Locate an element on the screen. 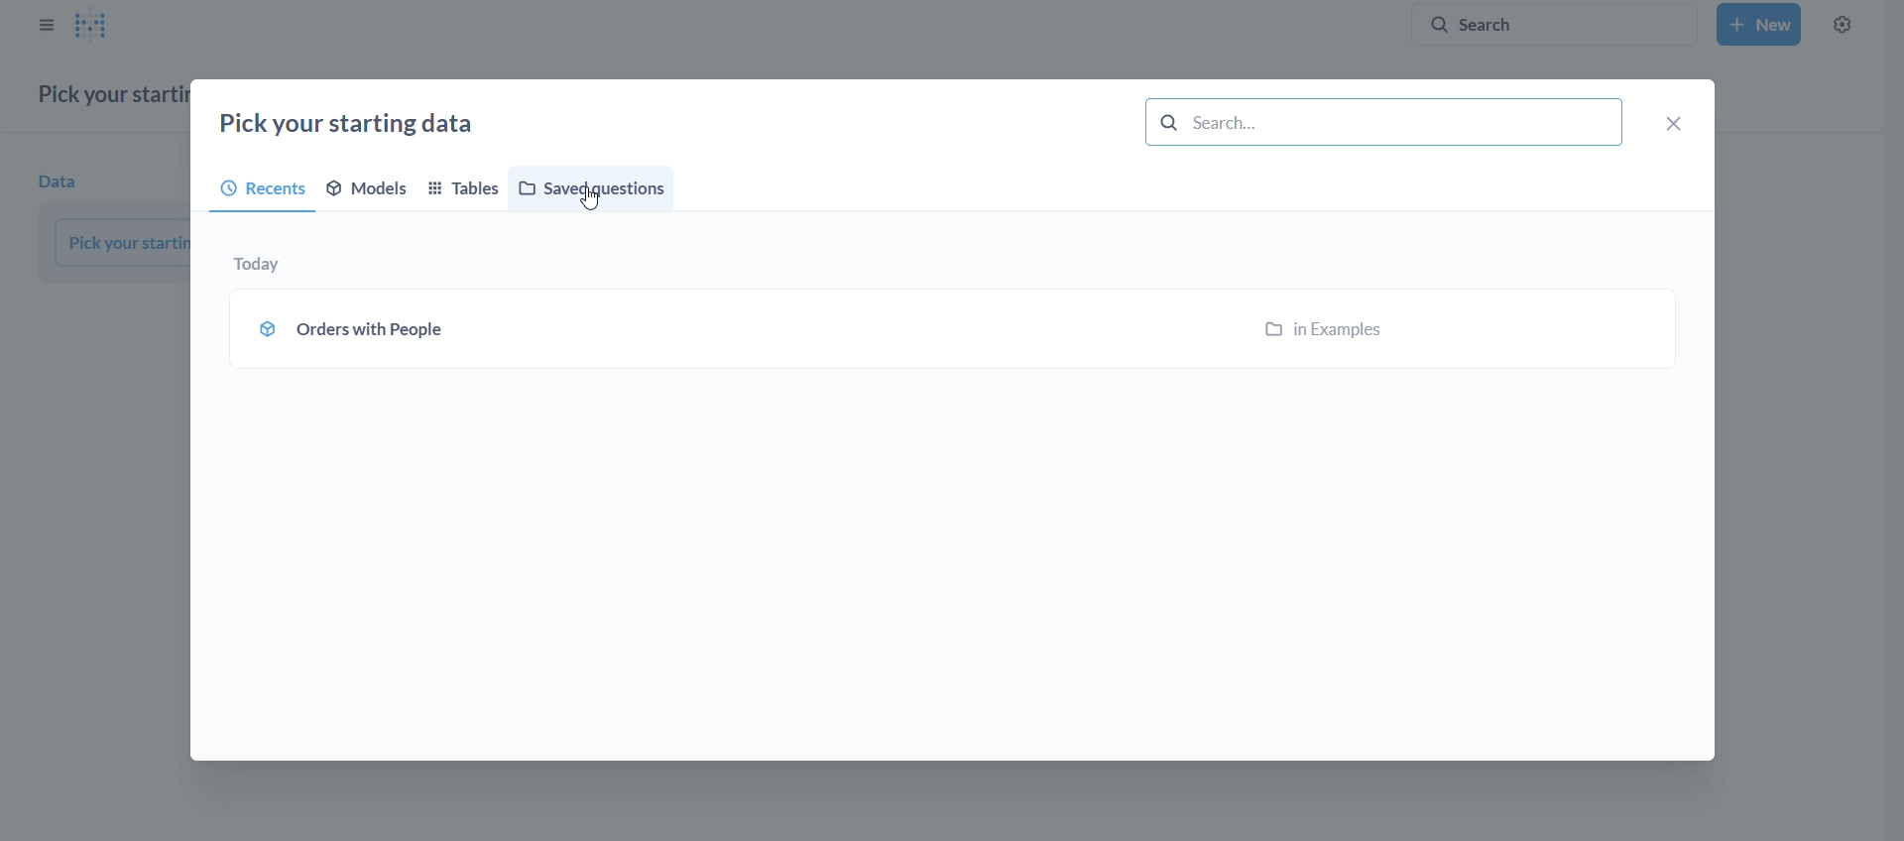  Pick your startir is located at coordinates (110, 95).